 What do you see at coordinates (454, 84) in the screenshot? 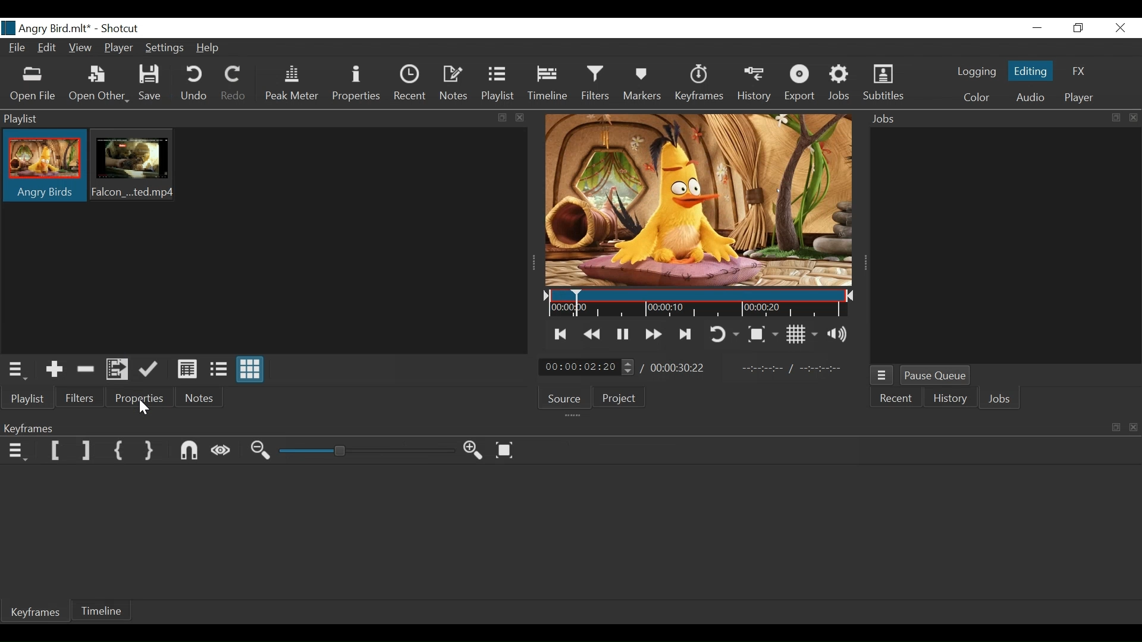
I see `Notes` at bounding box center [454, 84].